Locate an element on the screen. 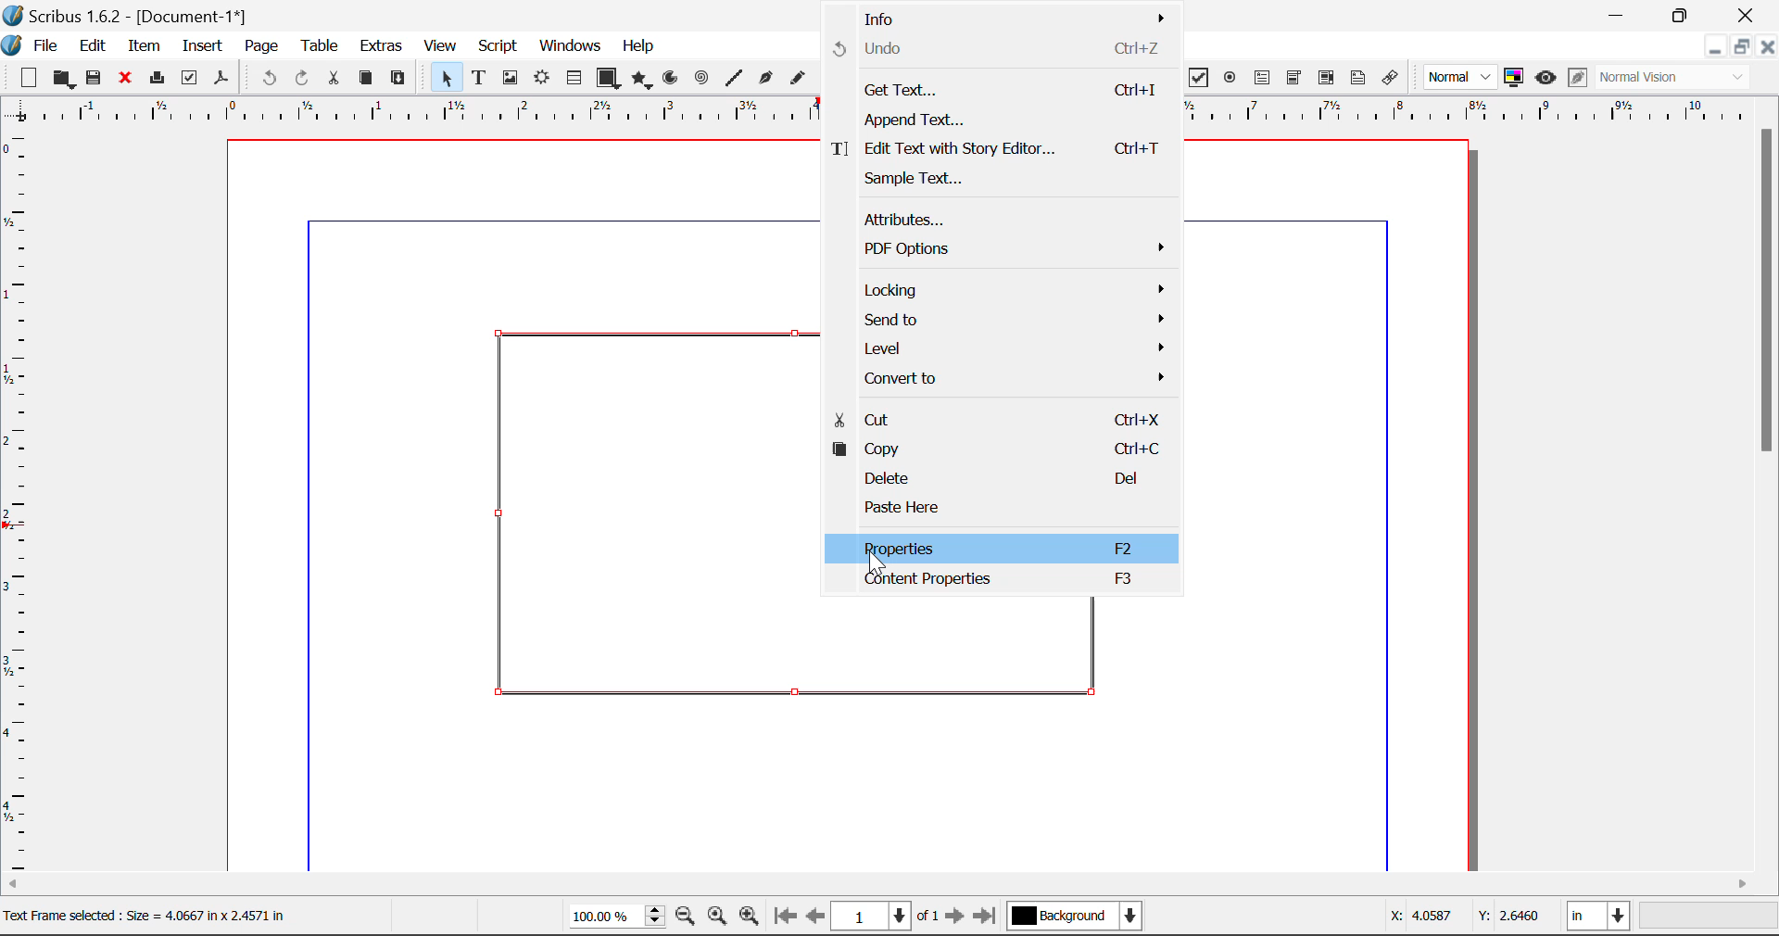 This screenshot has height=936, width=1779. Scribus 1.62 - [Document-1*] is located at coordinates (133, 13).